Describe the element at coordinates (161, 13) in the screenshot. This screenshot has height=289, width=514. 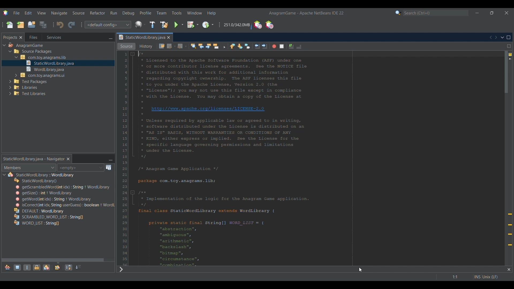
I see `Team menu` at that location.